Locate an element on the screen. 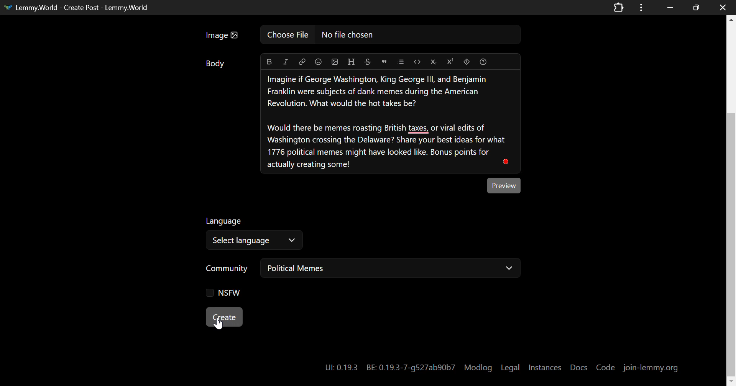  Spoiler is located at coordinates (467, 62).